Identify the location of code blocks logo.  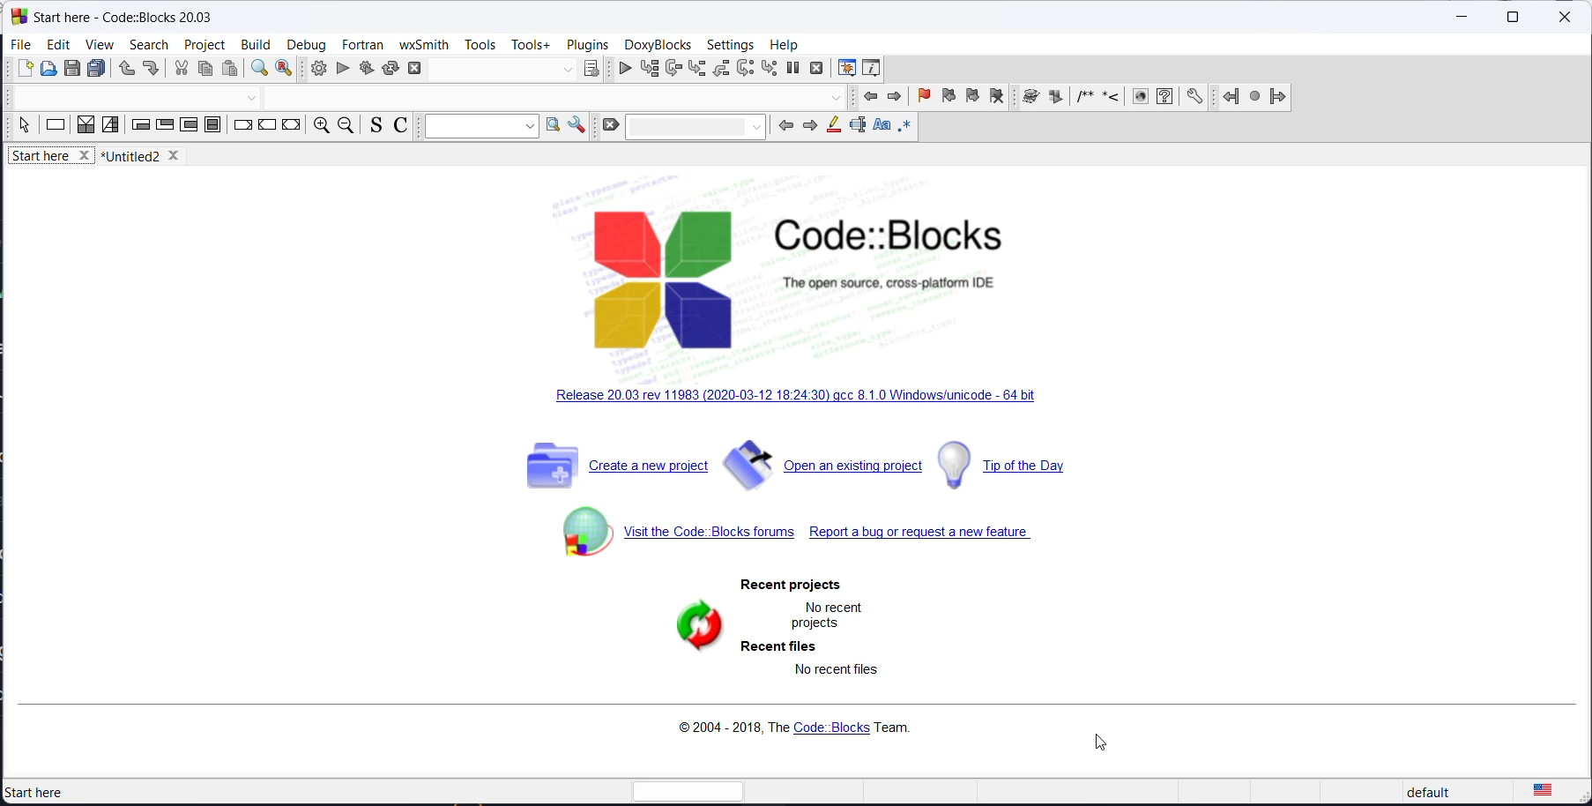
(830, 278).